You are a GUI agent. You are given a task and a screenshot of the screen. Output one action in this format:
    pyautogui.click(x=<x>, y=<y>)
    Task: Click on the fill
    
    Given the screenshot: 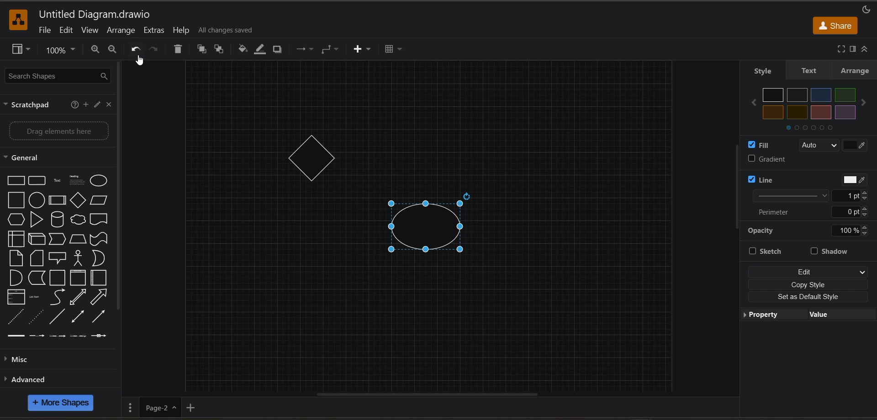 What is the action you would take?
    pyautogui.click(x=812, y=145)
    